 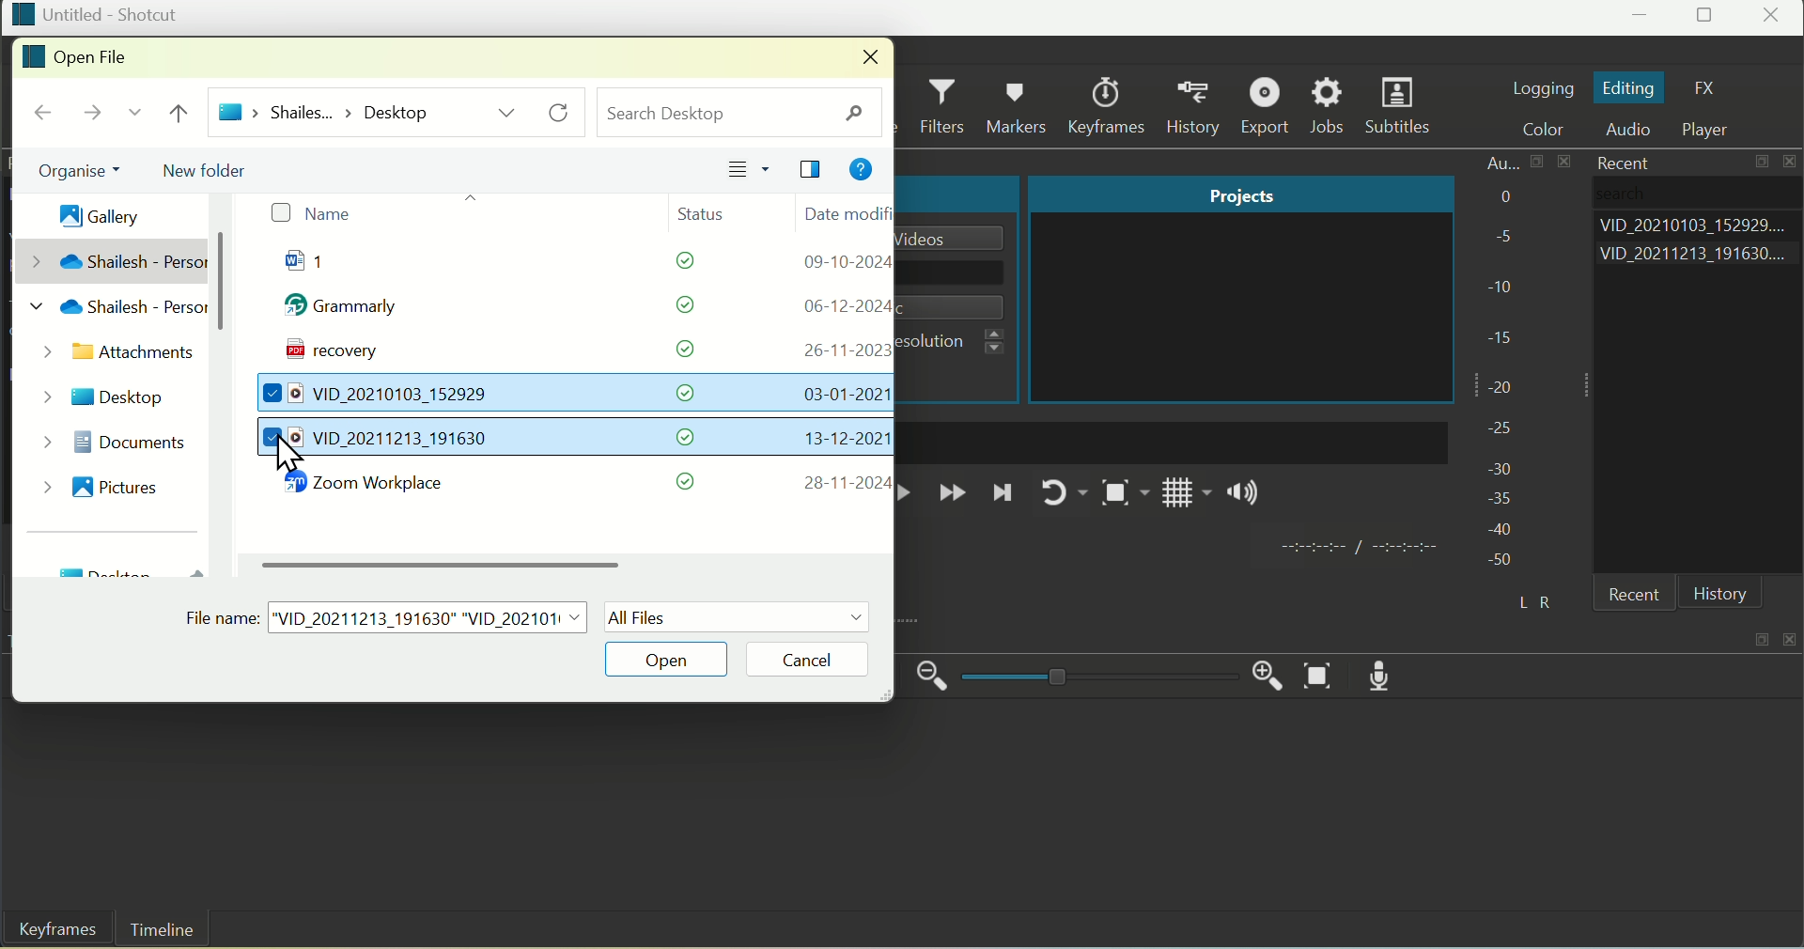 I want to click on Untitled - shortcut, so click(x=95, y=14).